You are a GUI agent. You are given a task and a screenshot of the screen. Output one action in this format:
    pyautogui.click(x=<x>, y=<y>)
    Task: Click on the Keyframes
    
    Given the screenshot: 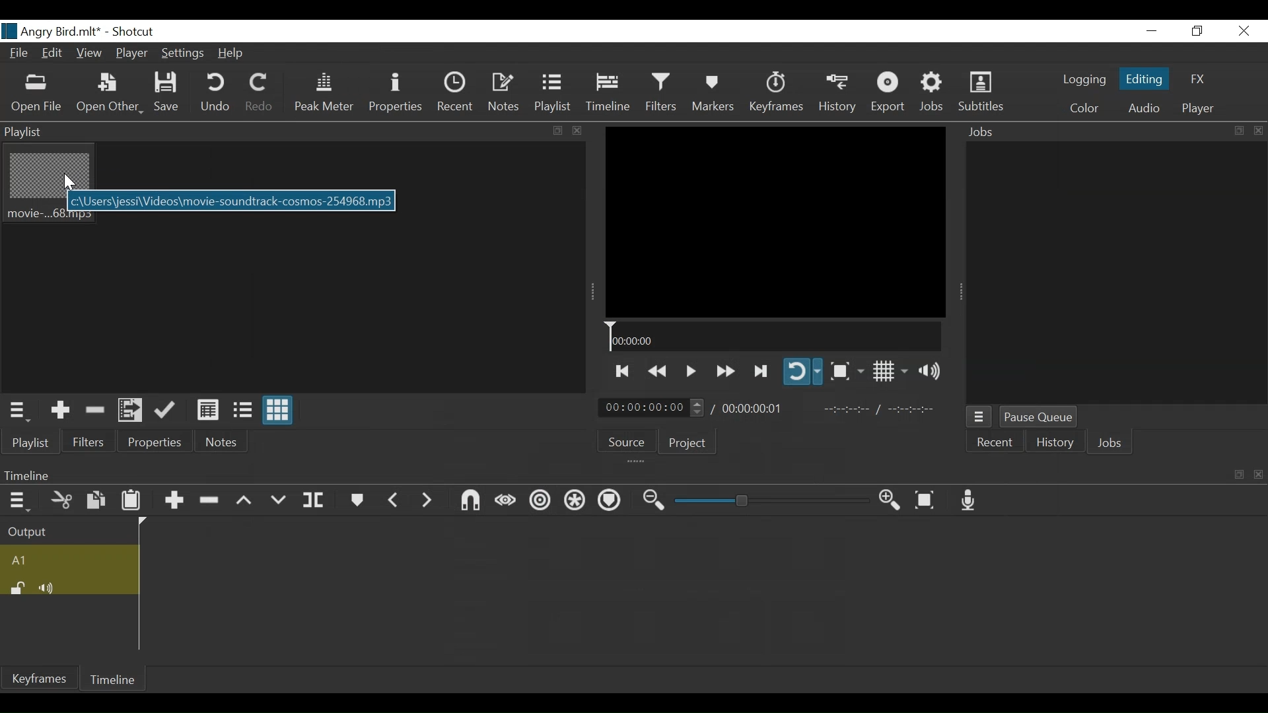 What is the action you would take?
    pyautogui.click(x=40, y=678)
    